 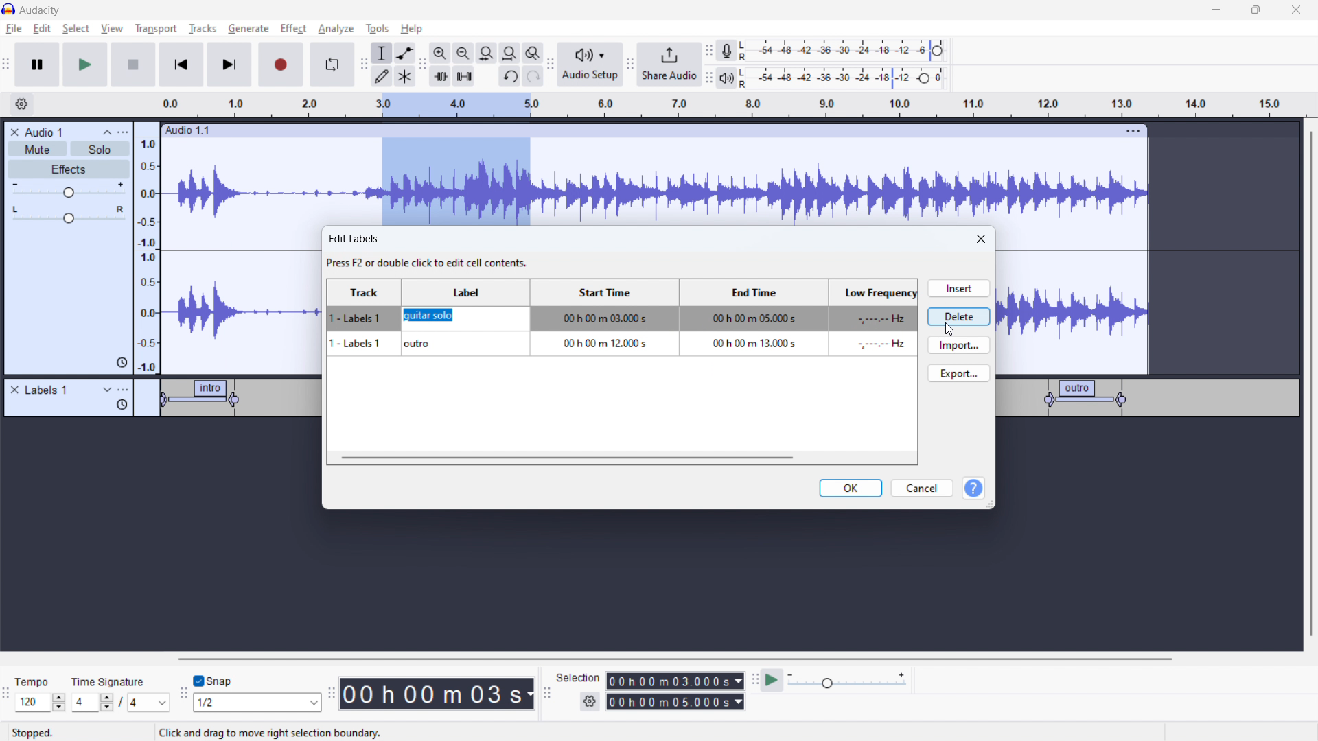 What do you see at coordinates (41, 731) in the screenshot?
I see `stopped.` at bounding box center [41, 731].